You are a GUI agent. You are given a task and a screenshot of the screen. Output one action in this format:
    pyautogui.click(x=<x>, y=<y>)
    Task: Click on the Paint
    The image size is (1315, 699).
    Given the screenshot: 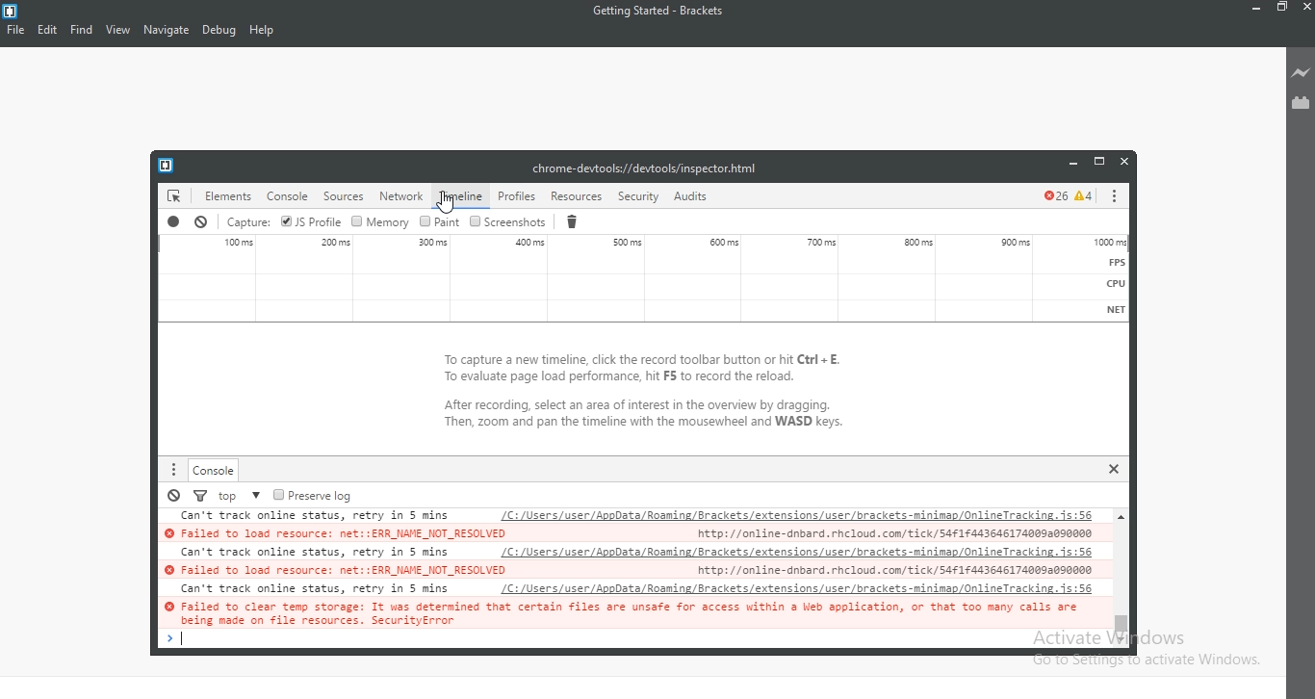 What is the action you would take?
    pyautogui.click(x=440, y=222)
    